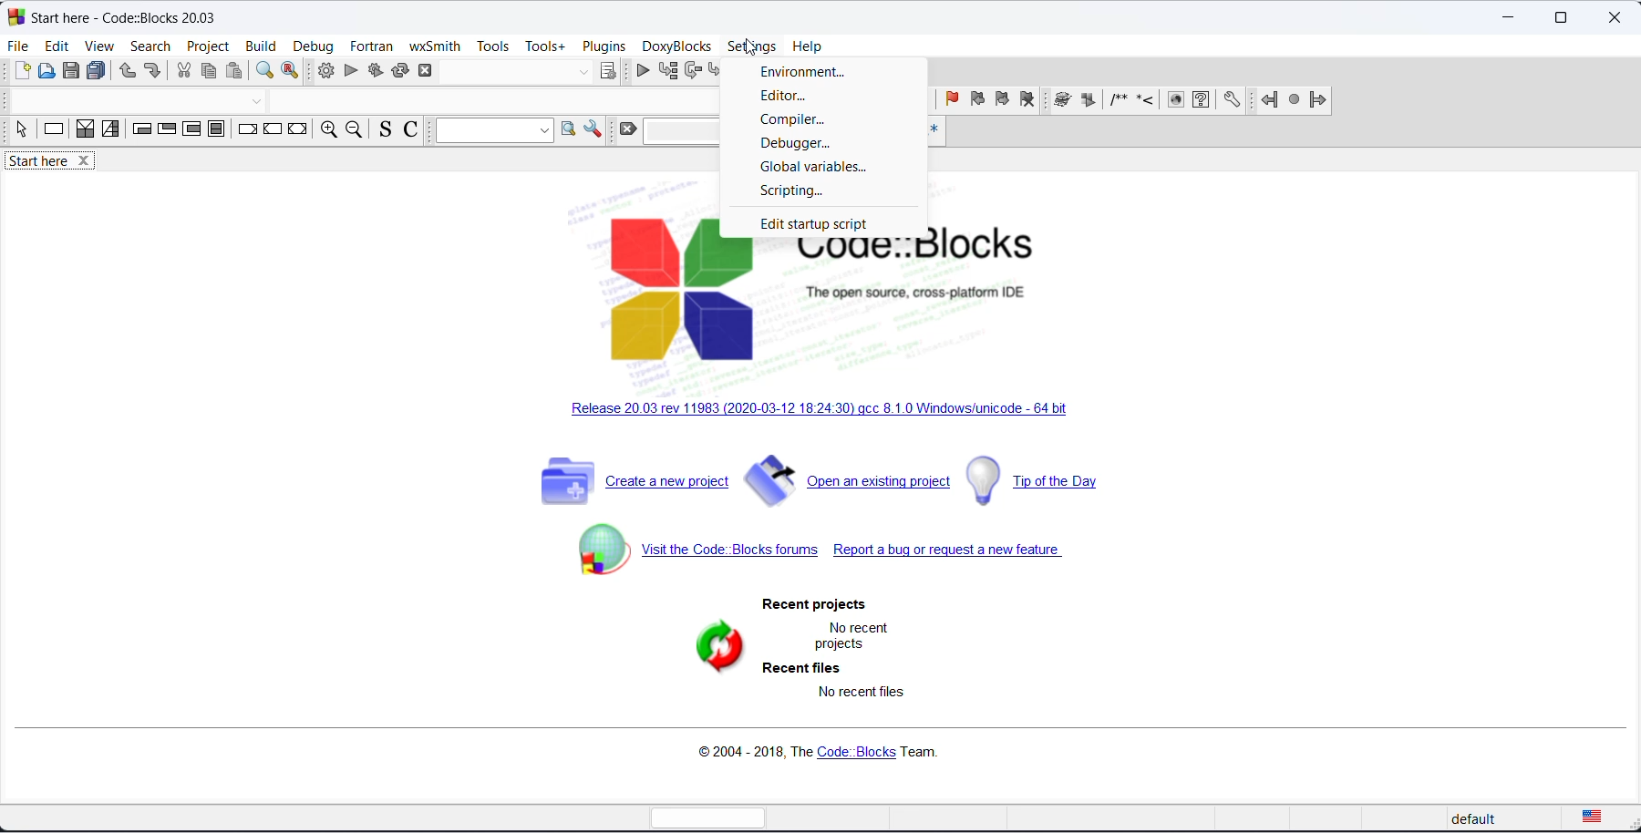 This screenshot has width=1641, height=833. Describe the element at coordinates (53, 128) in the screenshot. I see `instruction` at that location.